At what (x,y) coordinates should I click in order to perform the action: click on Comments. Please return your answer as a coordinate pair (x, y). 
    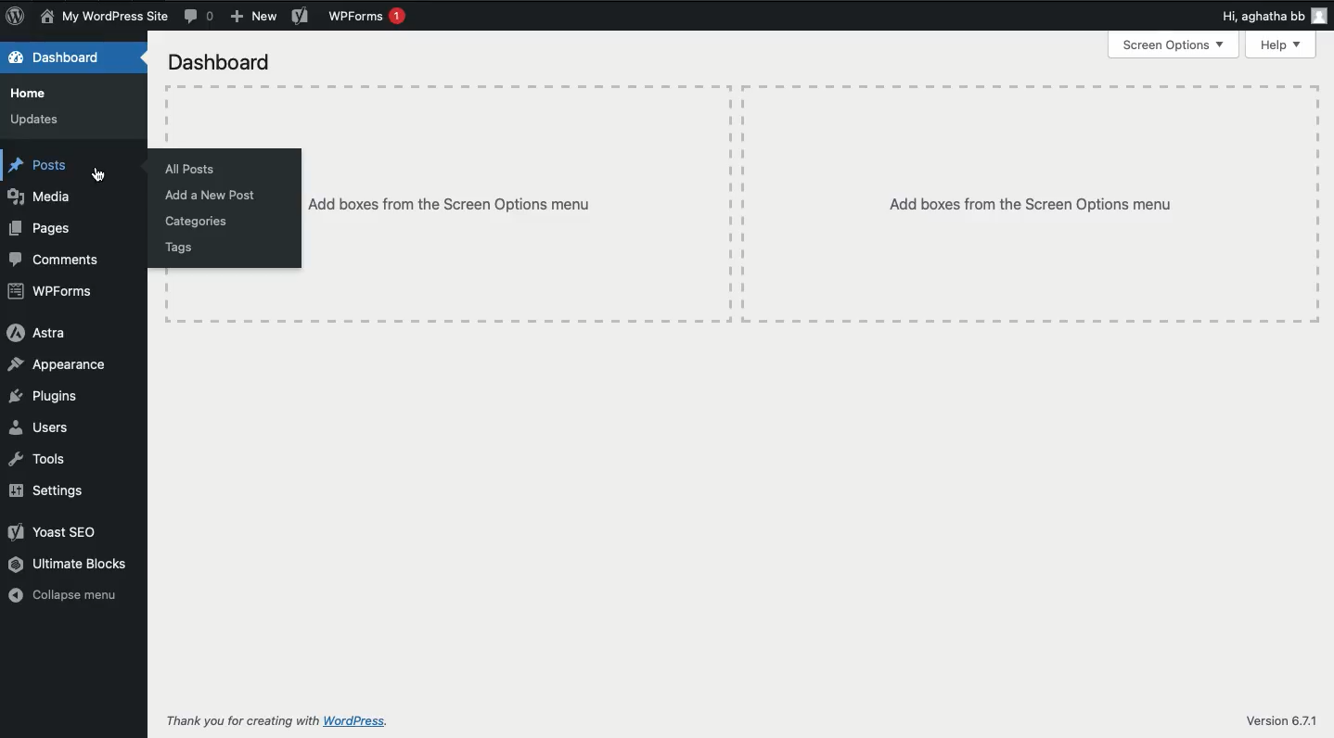
    Looking at the image, I should click on (201, 18).